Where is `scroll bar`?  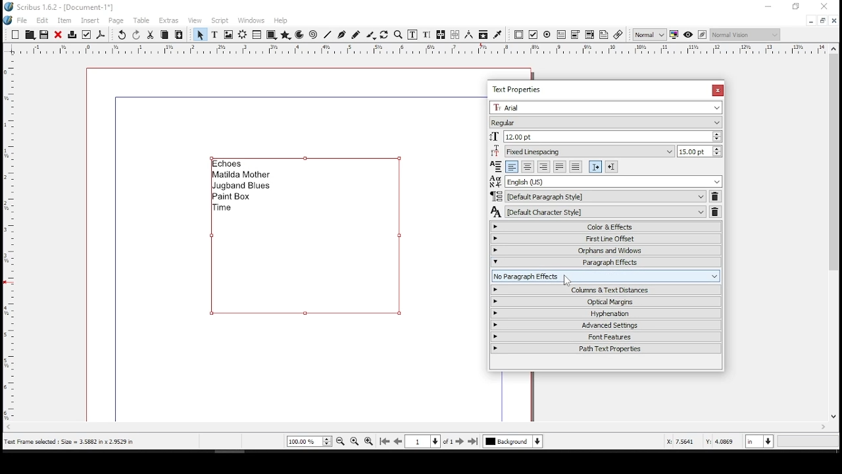
scroll bar is located at coordinates (832, 238).